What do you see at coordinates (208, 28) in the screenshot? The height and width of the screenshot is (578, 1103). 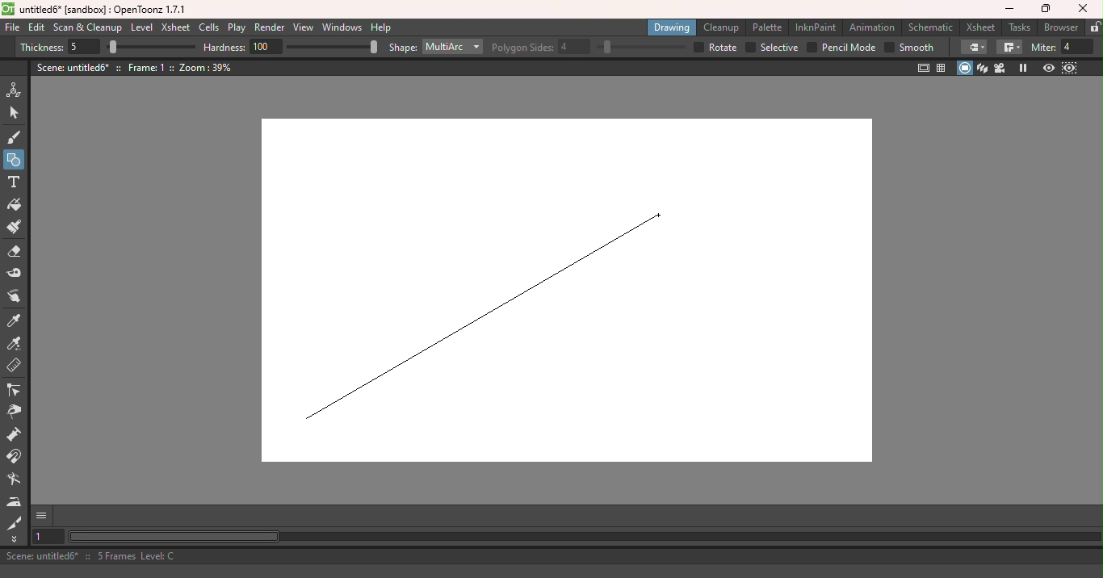 I see `Cells` at bounding box center [208, 28].